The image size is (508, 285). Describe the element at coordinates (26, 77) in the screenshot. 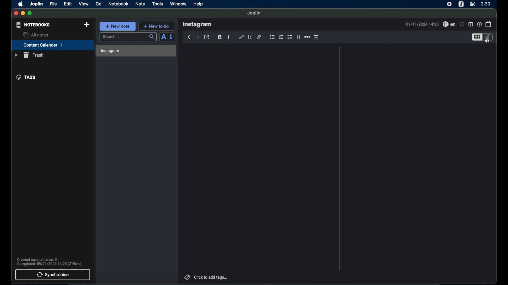

I see `tags` at that location.